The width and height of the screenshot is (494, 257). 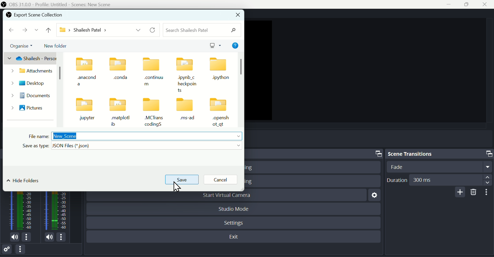 What do you see at coordinates (459, 192) in the screenshot?
I see `Add` at bounding box center [459, 192].